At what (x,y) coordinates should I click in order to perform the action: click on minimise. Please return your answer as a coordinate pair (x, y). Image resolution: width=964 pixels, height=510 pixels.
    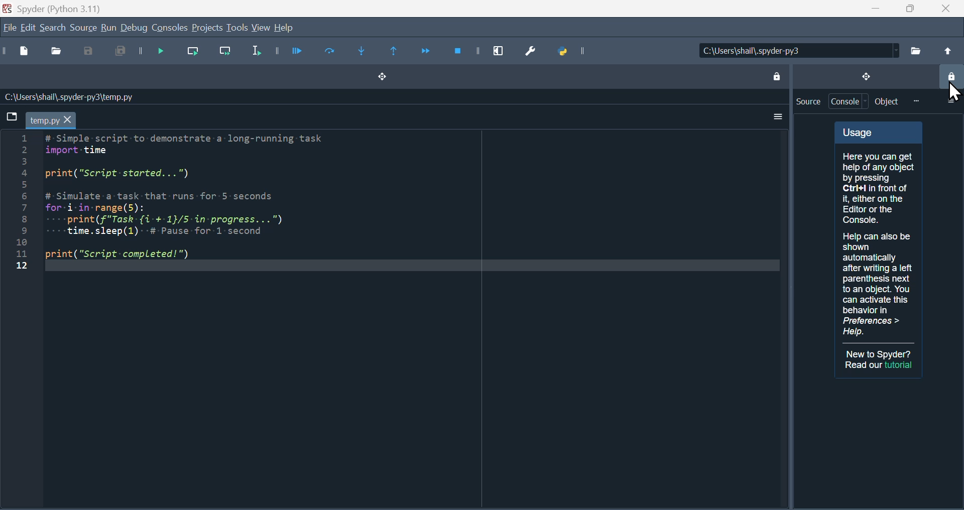
    Looking at the image, I should click on (871, 9).